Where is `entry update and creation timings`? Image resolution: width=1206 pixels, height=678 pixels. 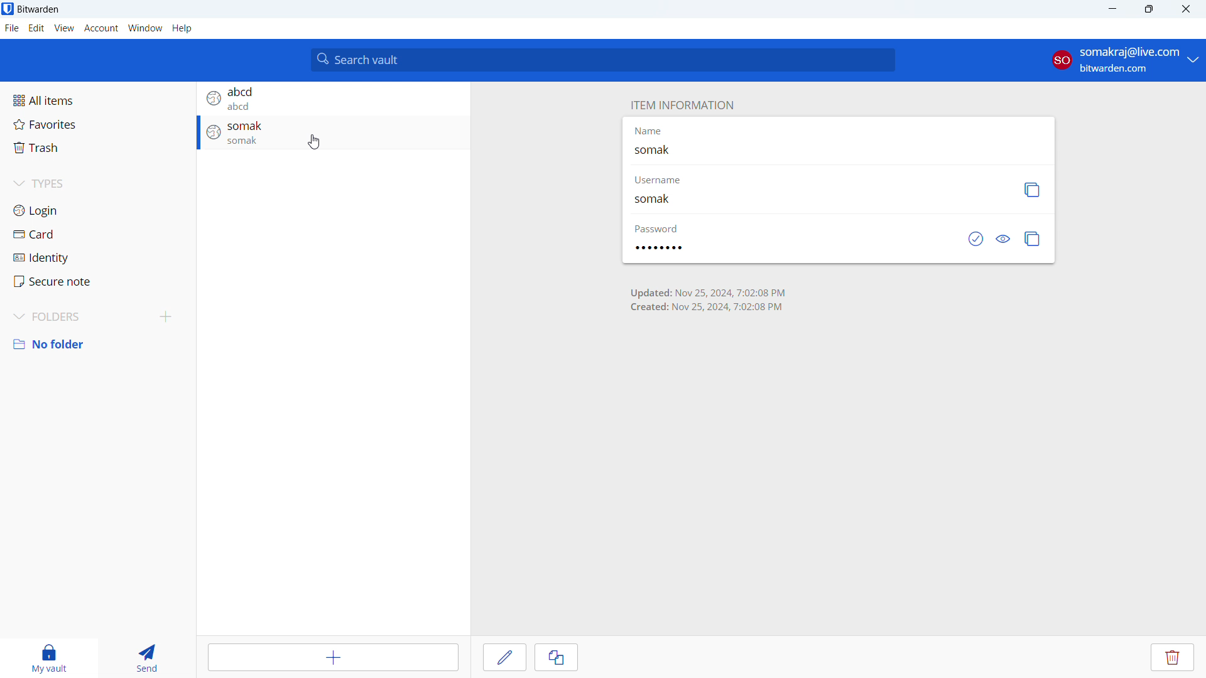 entry update and creation timings is located at coordinates (709, 300).